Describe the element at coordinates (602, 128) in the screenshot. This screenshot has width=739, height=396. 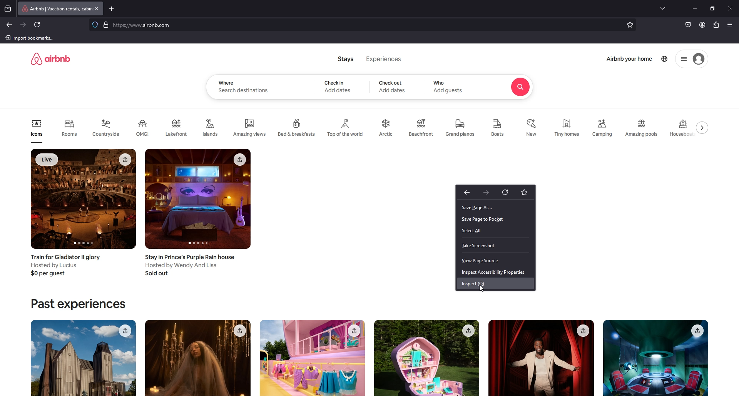
I see `camping` at that location.